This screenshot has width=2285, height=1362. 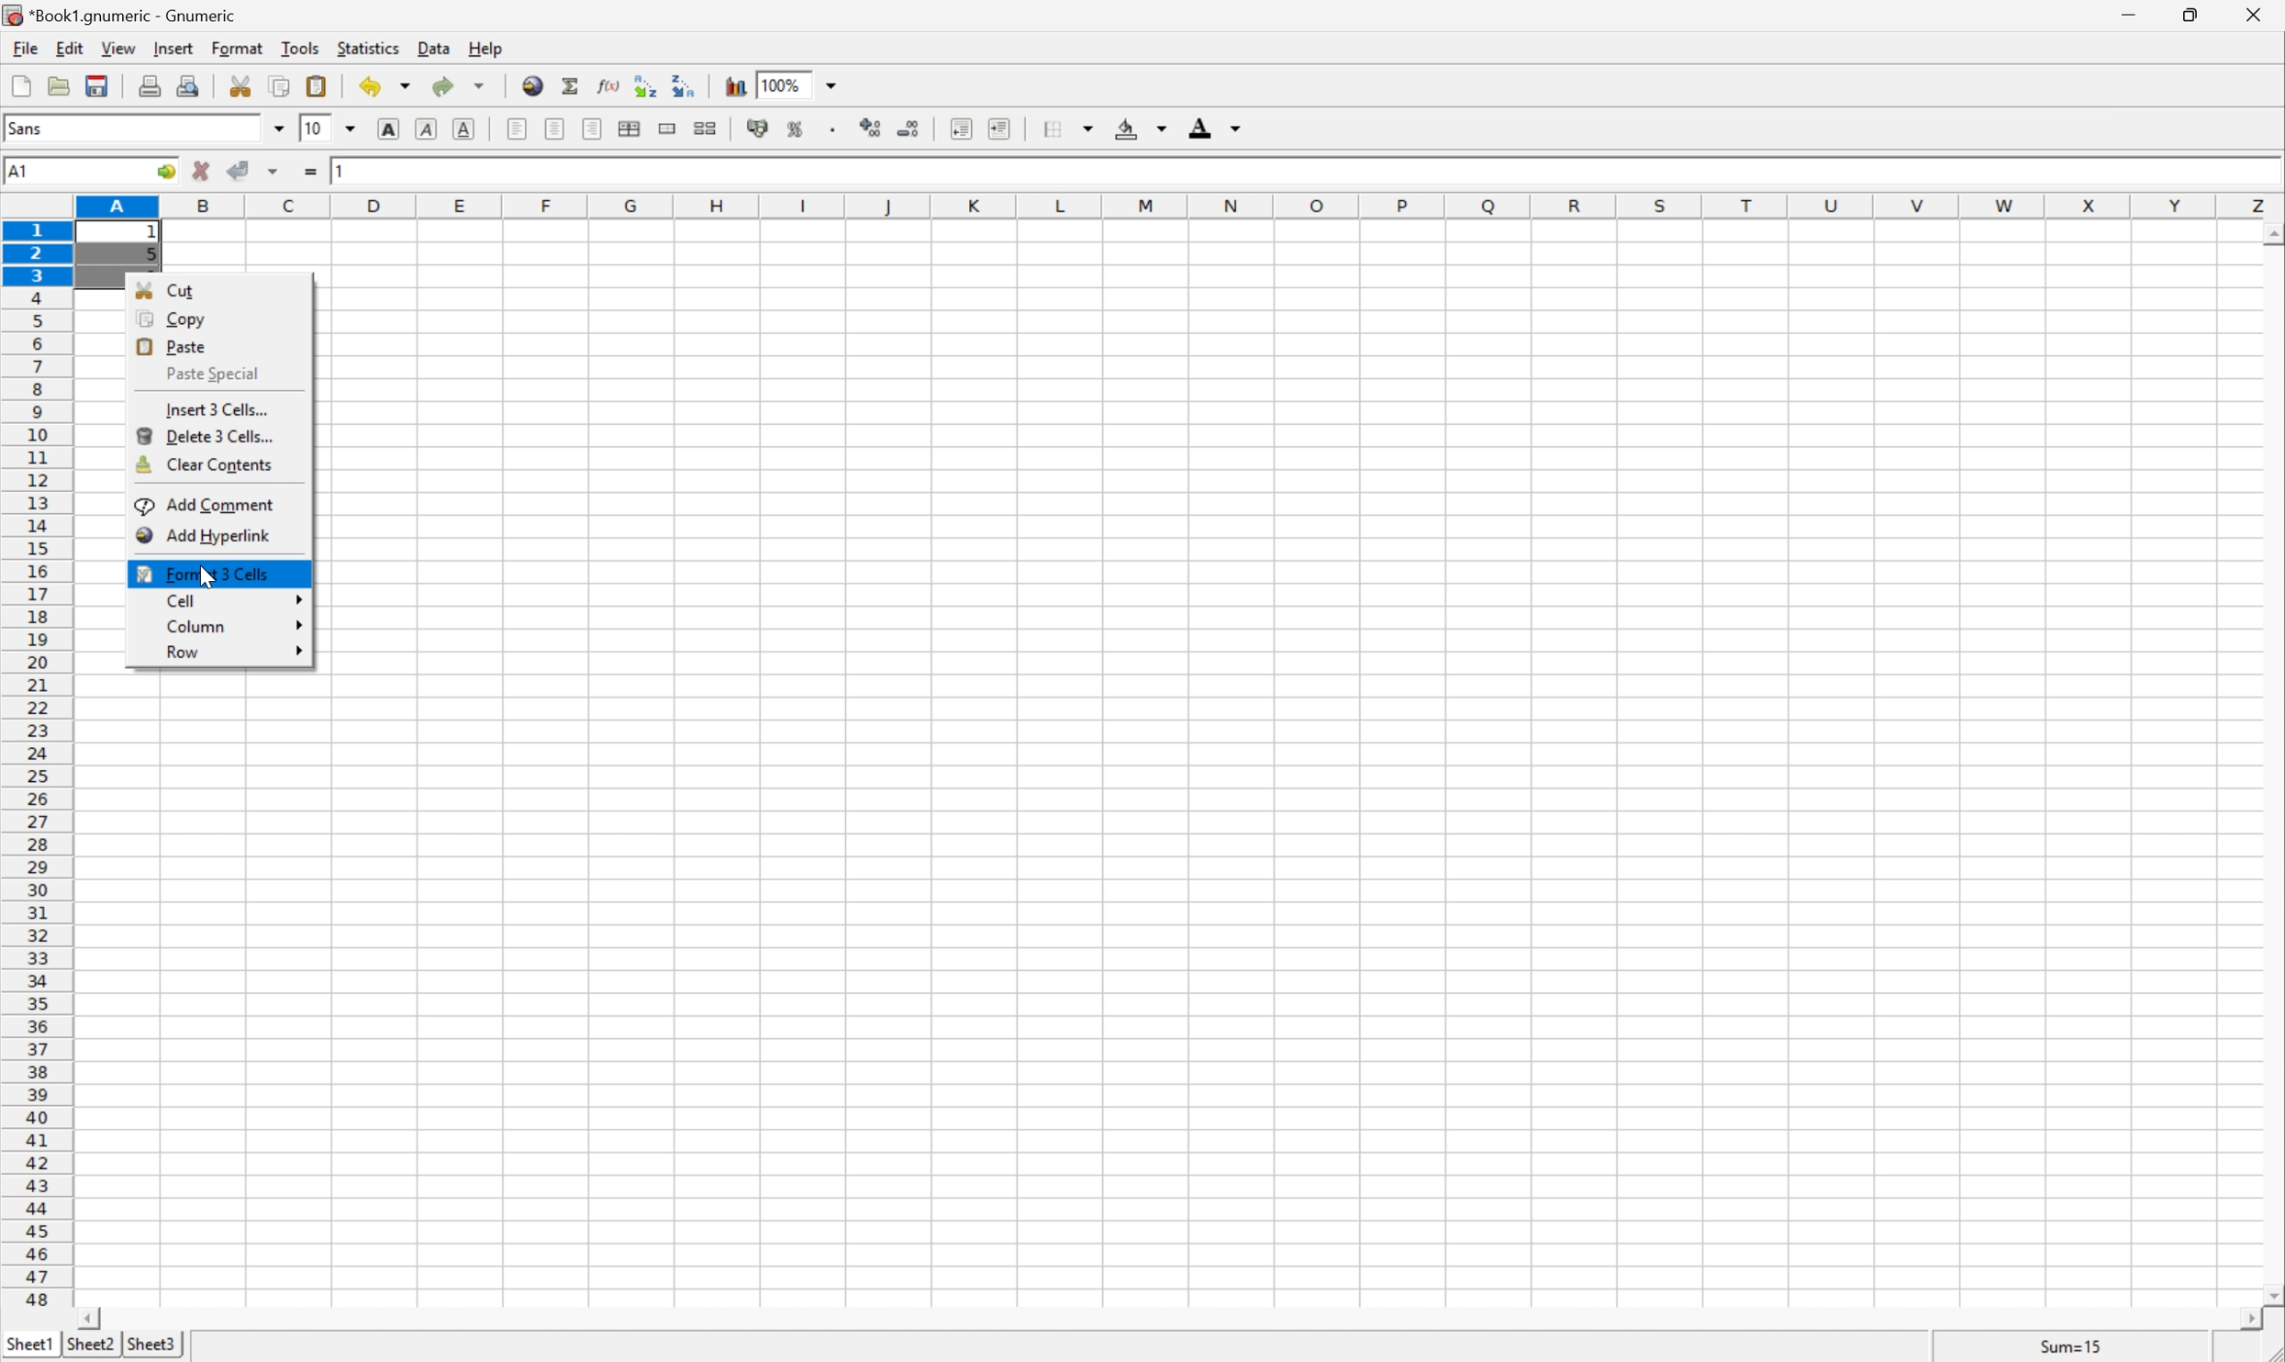 I want to click on copy, so click(x=279, y=85).